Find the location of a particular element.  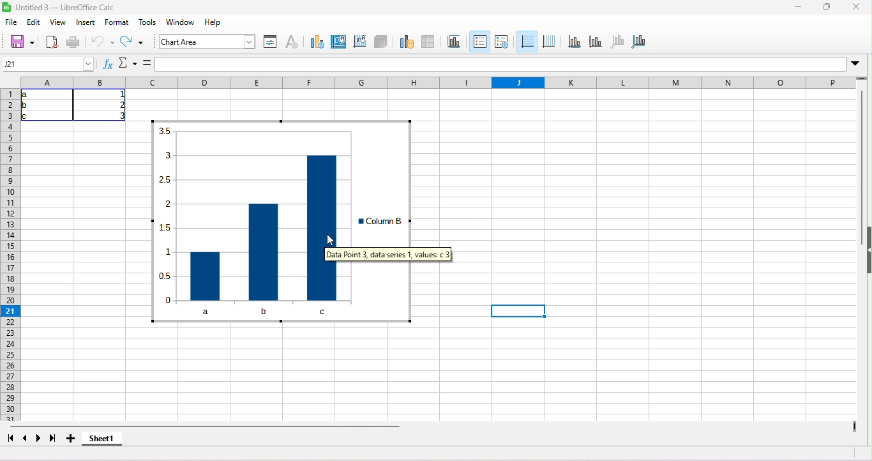

legend is located at coordinates (384, 222).